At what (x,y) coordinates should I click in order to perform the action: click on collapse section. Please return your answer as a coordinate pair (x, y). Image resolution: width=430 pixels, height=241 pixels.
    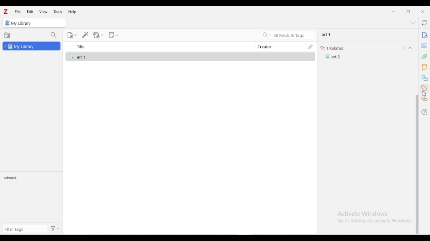
    Looking at the image, I should click on (410, 48).